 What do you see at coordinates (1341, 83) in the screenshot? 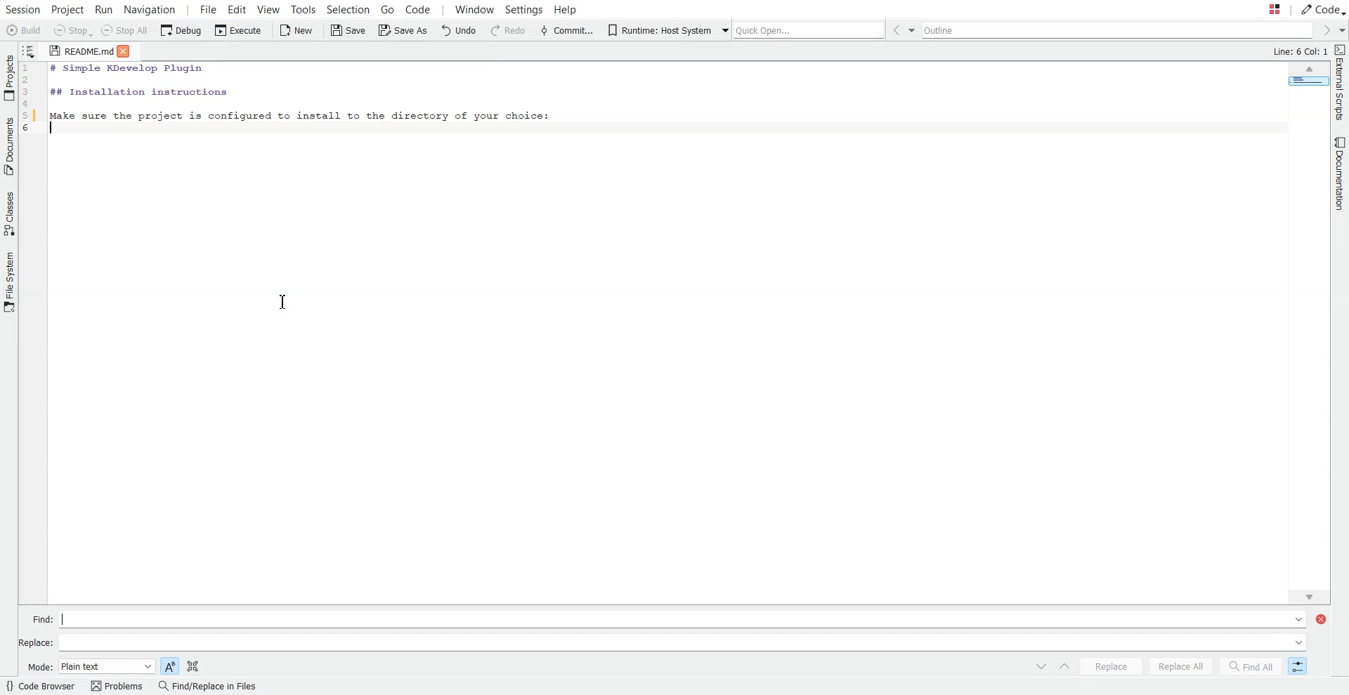
I see `External Scripts` at bounding box center [1341, 83].